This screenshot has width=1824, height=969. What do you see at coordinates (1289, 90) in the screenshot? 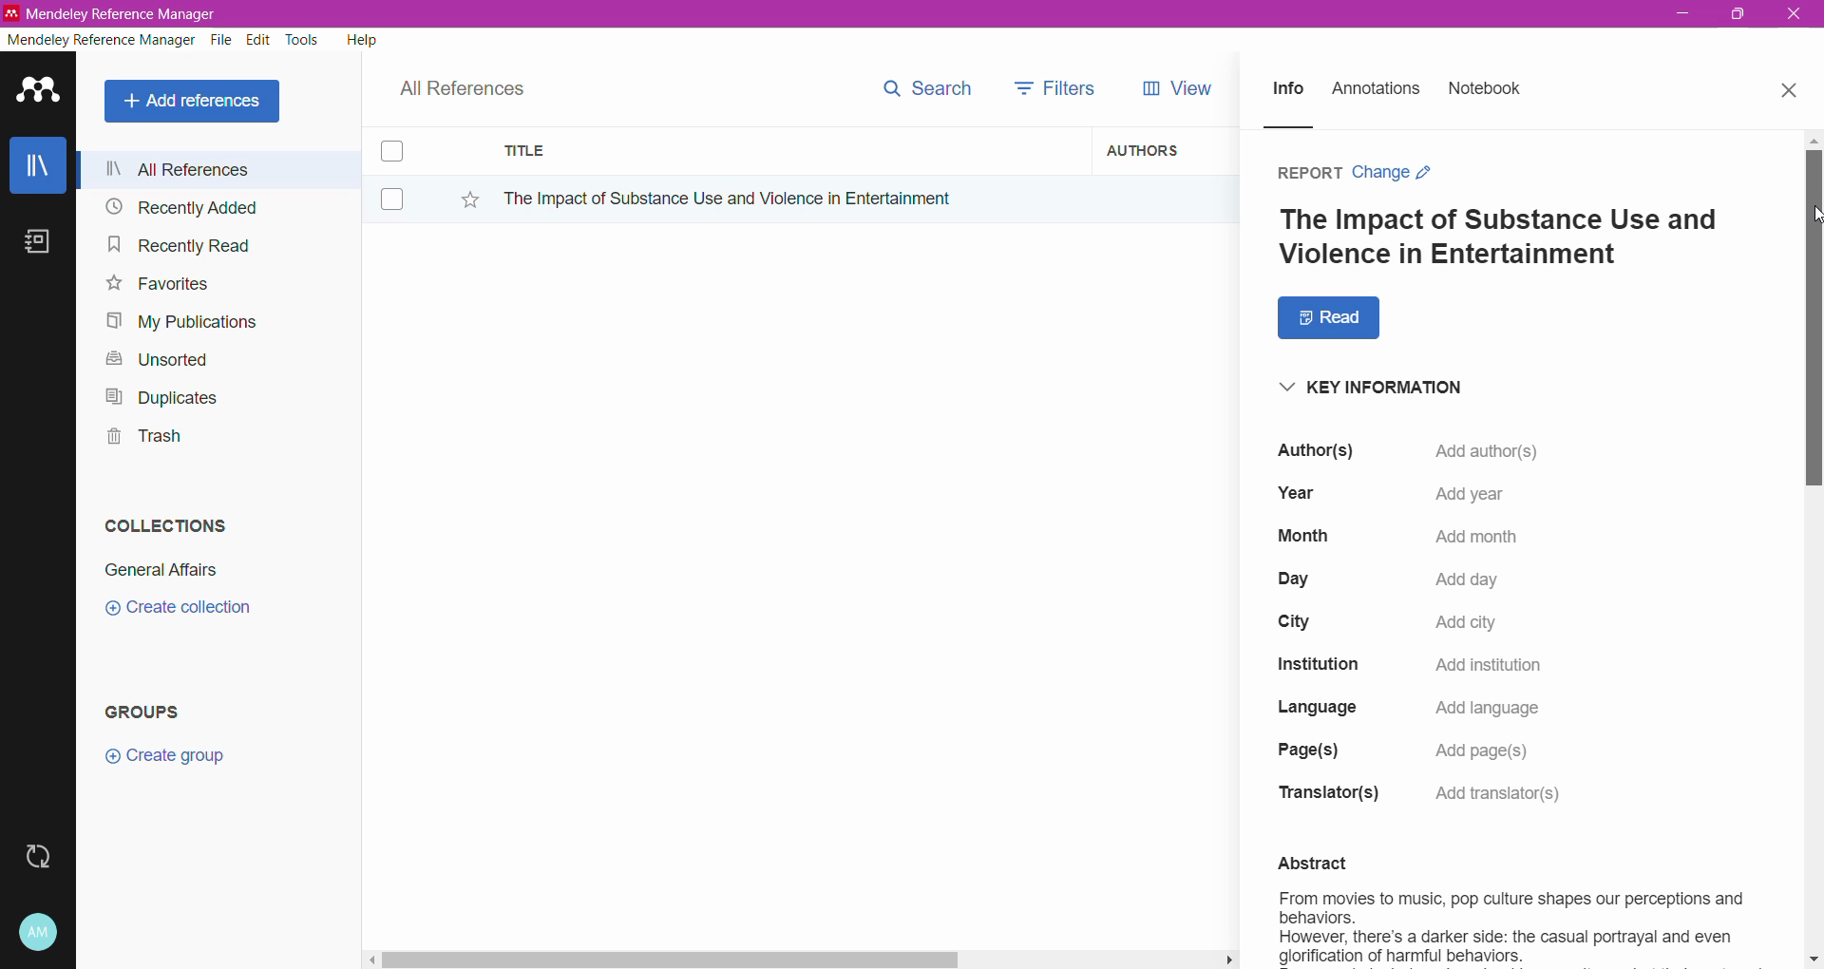
I see `info` at bounding box center [1289, 90].